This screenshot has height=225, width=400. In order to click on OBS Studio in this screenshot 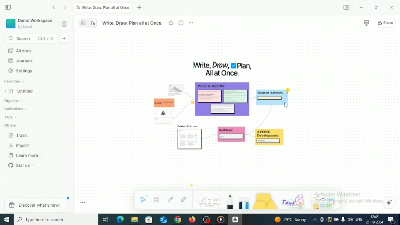, I will do `click(207, 220)`.